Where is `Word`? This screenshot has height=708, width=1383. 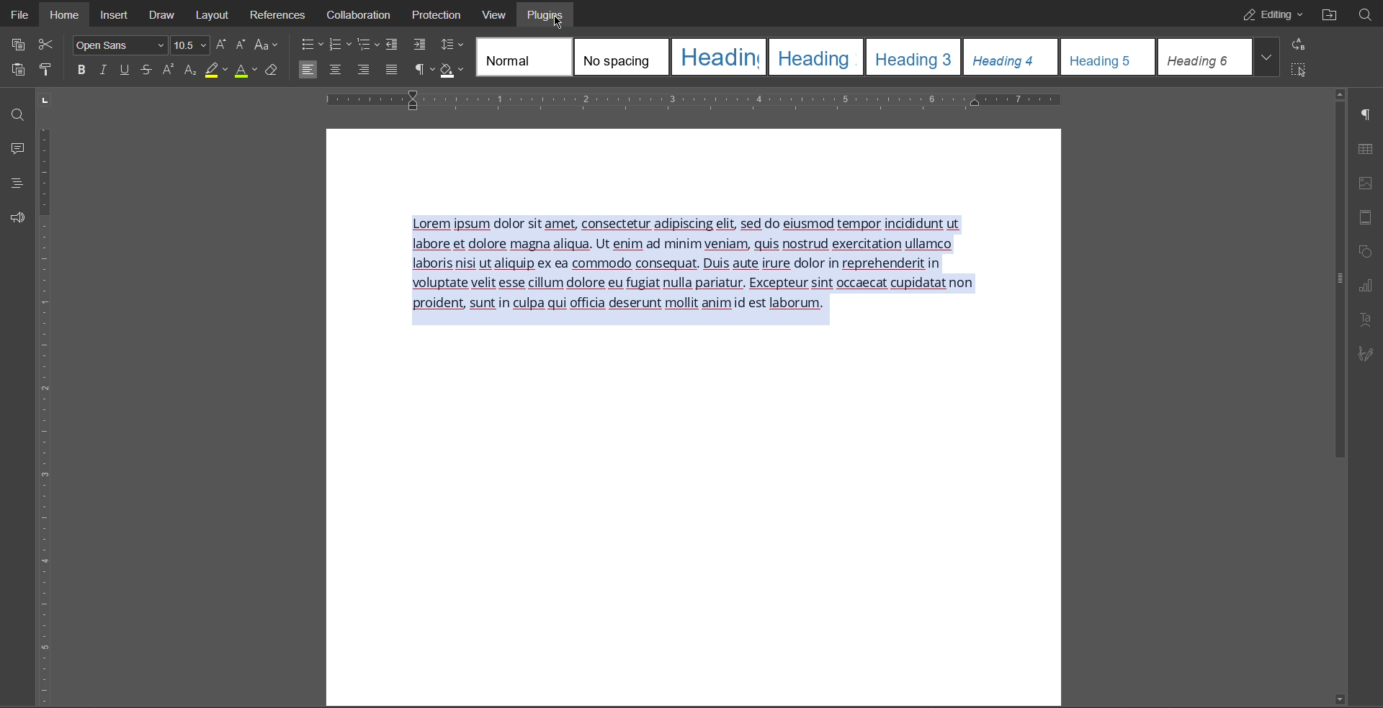
Word is located at coordinates (169, 71).